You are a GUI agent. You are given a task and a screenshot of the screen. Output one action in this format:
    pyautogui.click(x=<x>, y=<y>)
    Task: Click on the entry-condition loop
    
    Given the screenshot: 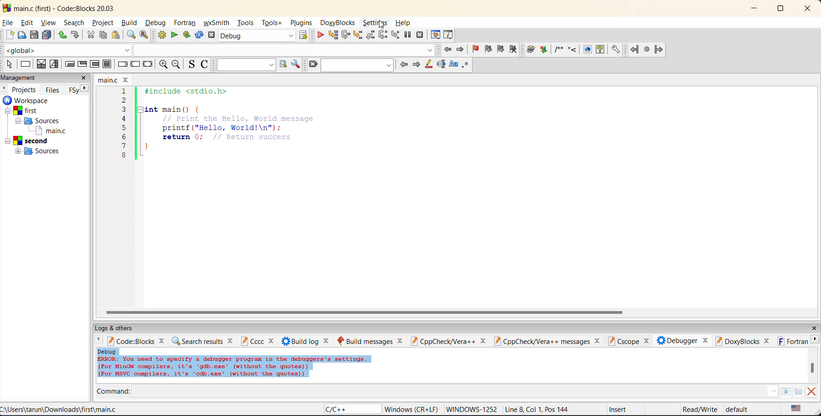 What is the action you would take?
    pyautogui.click(x=70, y=65)
    